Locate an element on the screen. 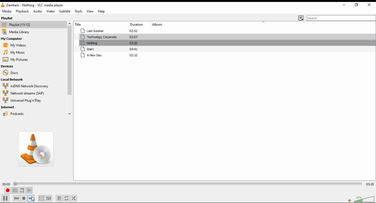  duration is located at coordinates (139, 24).